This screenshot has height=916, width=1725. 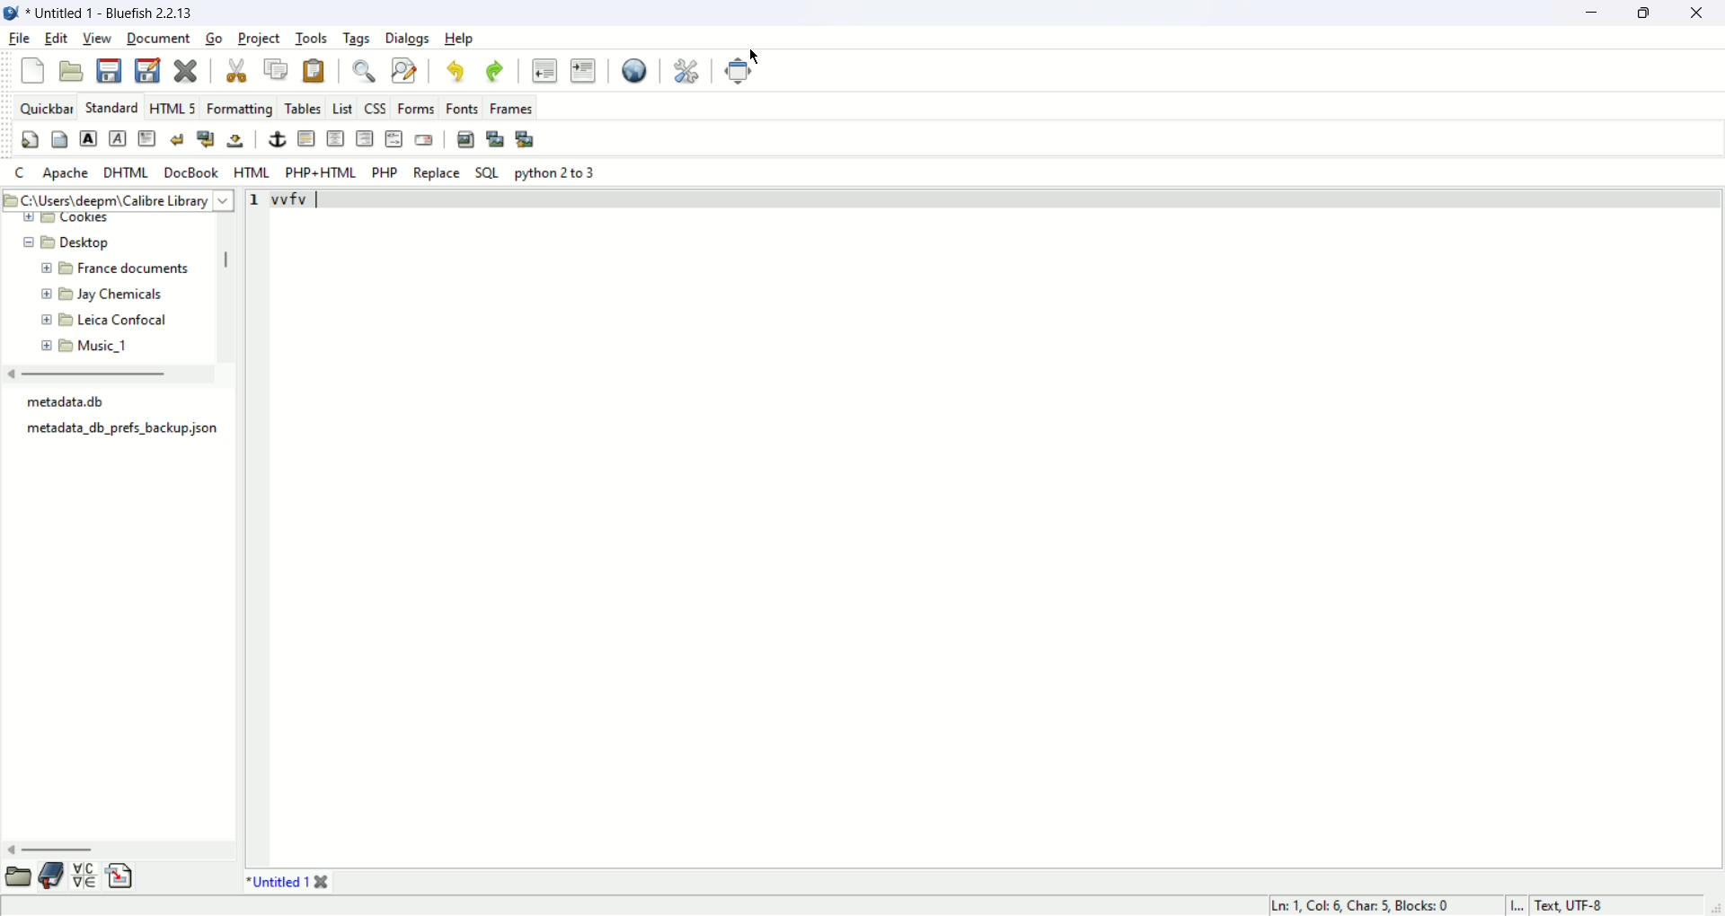 What do you see at coordinates (125, 322) in the screenshot?
I see `Leica Confocal` at bounding box center [125, 322].